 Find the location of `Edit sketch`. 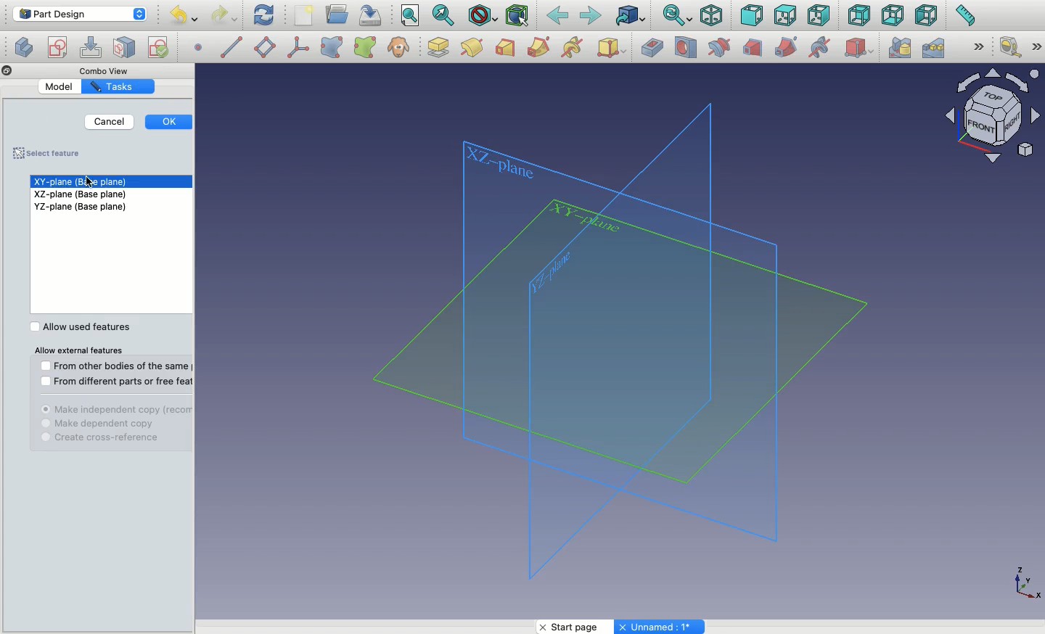

Edit sketch is located at coordinates (91, 48).